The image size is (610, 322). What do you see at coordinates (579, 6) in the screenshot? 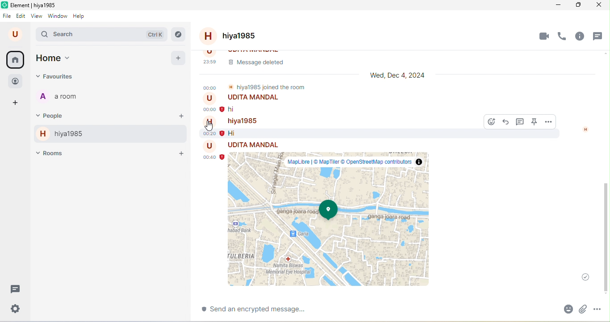
I see `maximize` at bounding box center [579, 6].